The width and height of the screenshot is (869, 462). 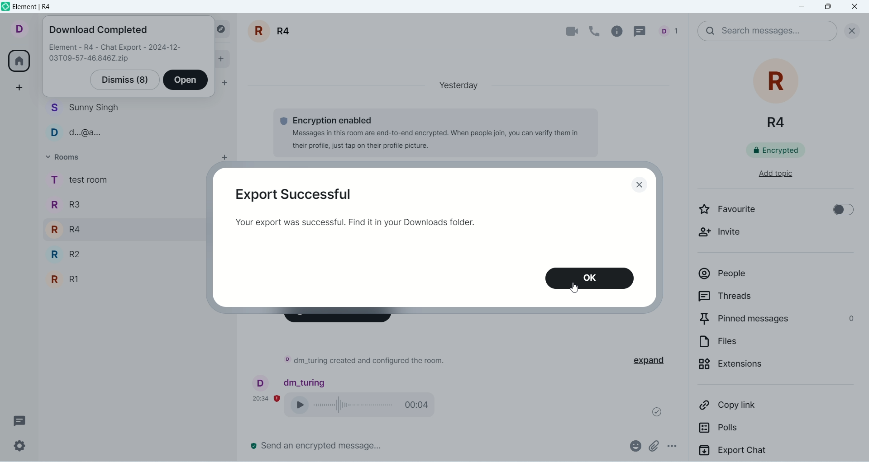 What do you see at coordinates (754, 344) in the screenshot?
I see `files` at bounding box center [754, 344].